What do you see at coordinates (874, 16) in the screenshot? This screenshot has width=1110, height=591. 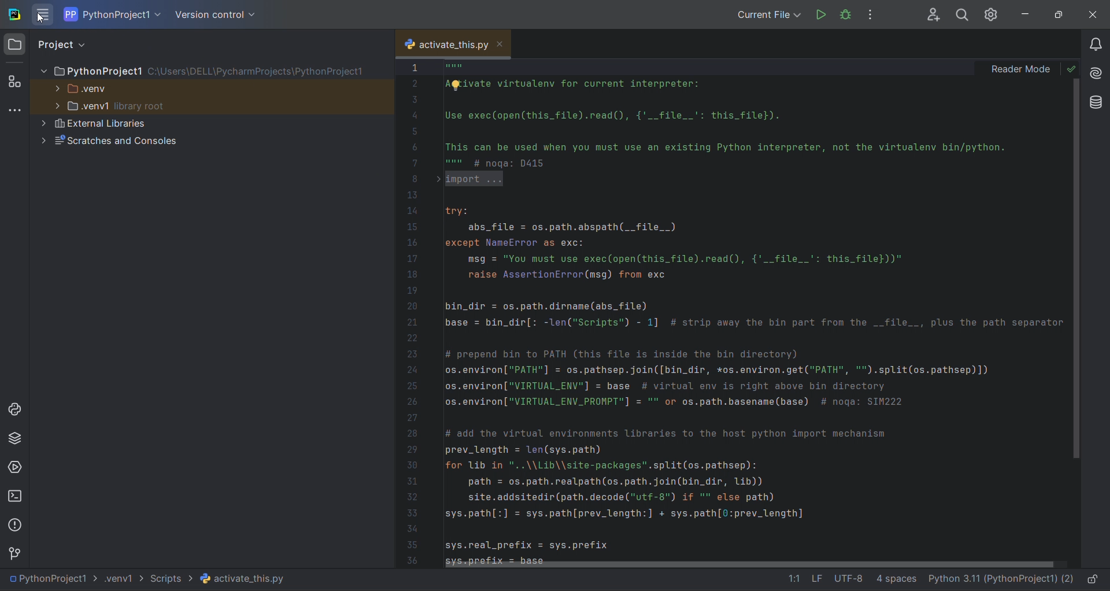 I see `options` at bounding box center [874, 16].